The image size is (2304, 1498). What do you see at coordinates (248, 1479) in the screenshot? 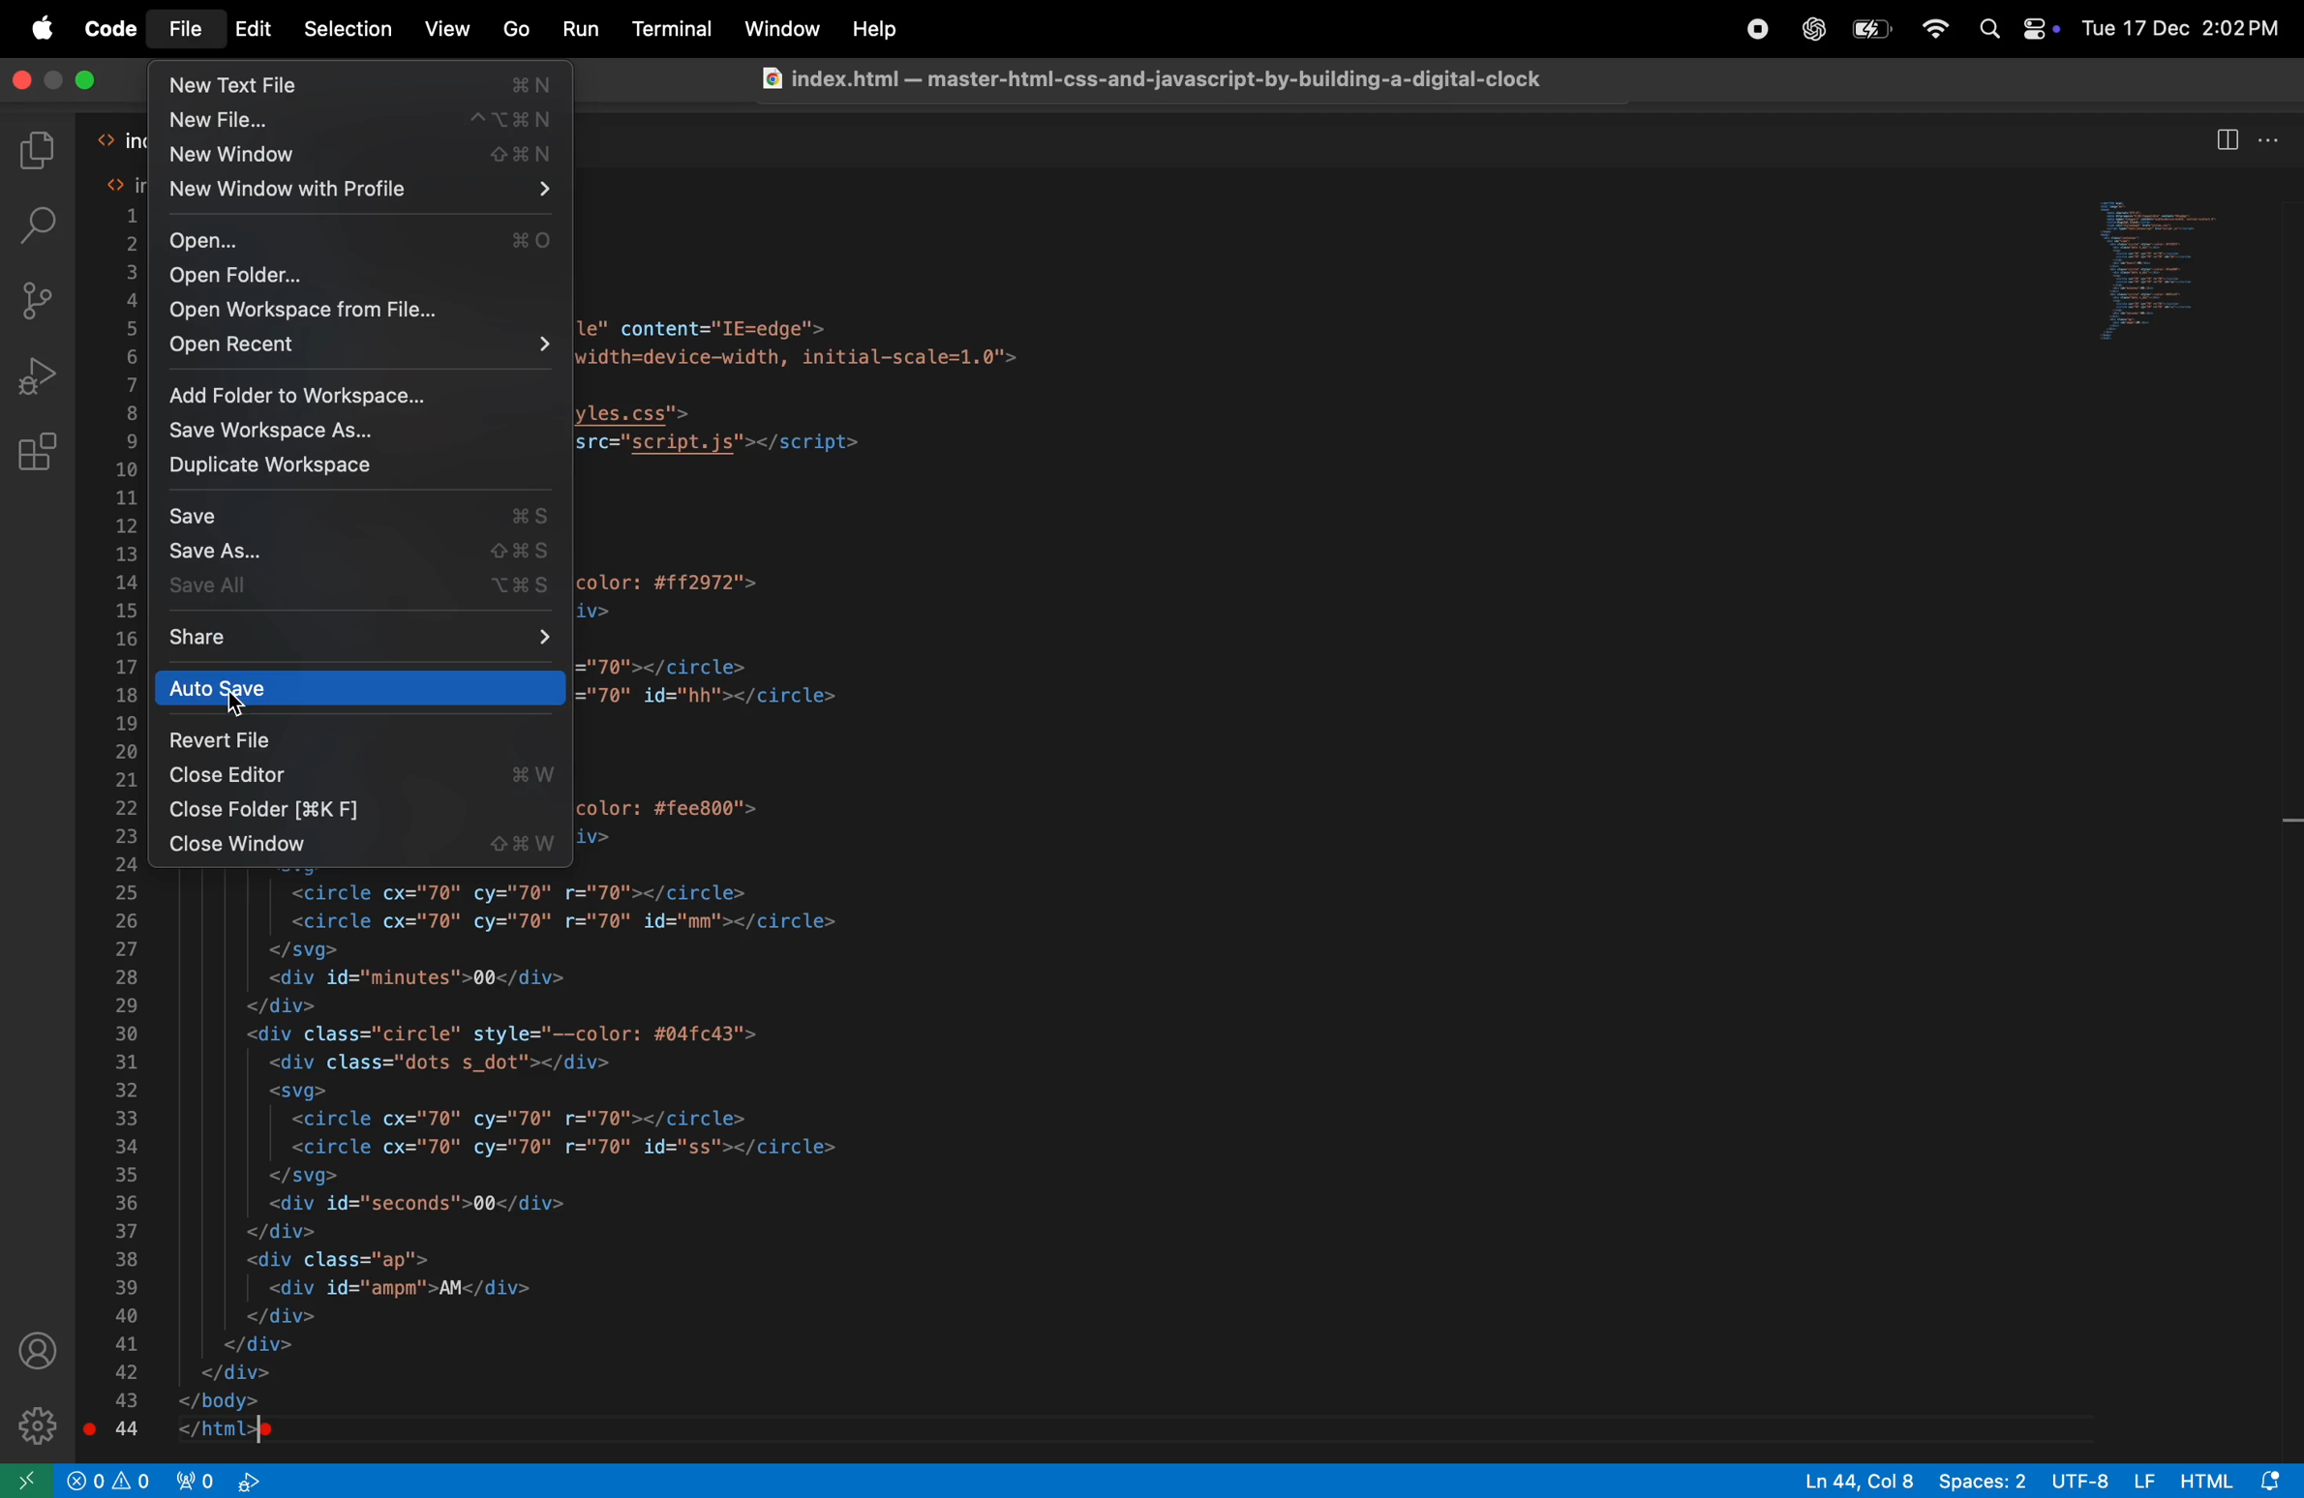
I see `view port` at bounding box center [248, 1479].